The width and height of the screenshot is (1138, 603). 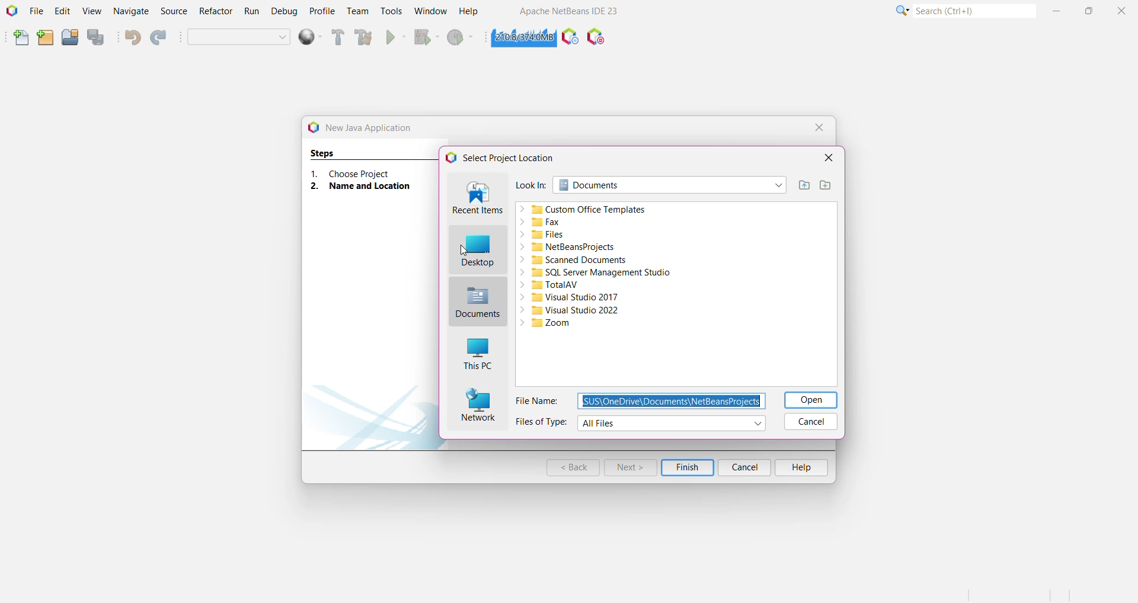 What do you see at coordinates (92, 12) in the screenshot?
I see `View` at bounding box center [92, 12].